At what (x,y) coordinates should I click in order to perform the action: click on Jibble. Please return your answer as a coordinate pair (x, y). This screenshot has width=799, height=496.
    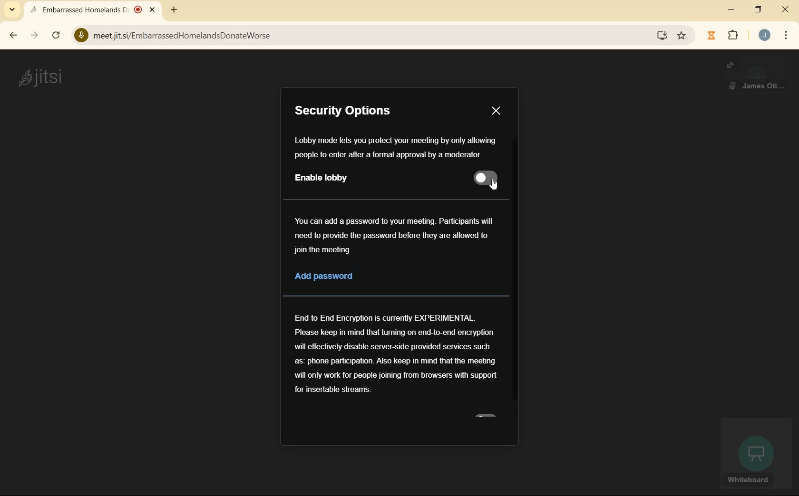
    Looking at the image, I should click on (711, 36).